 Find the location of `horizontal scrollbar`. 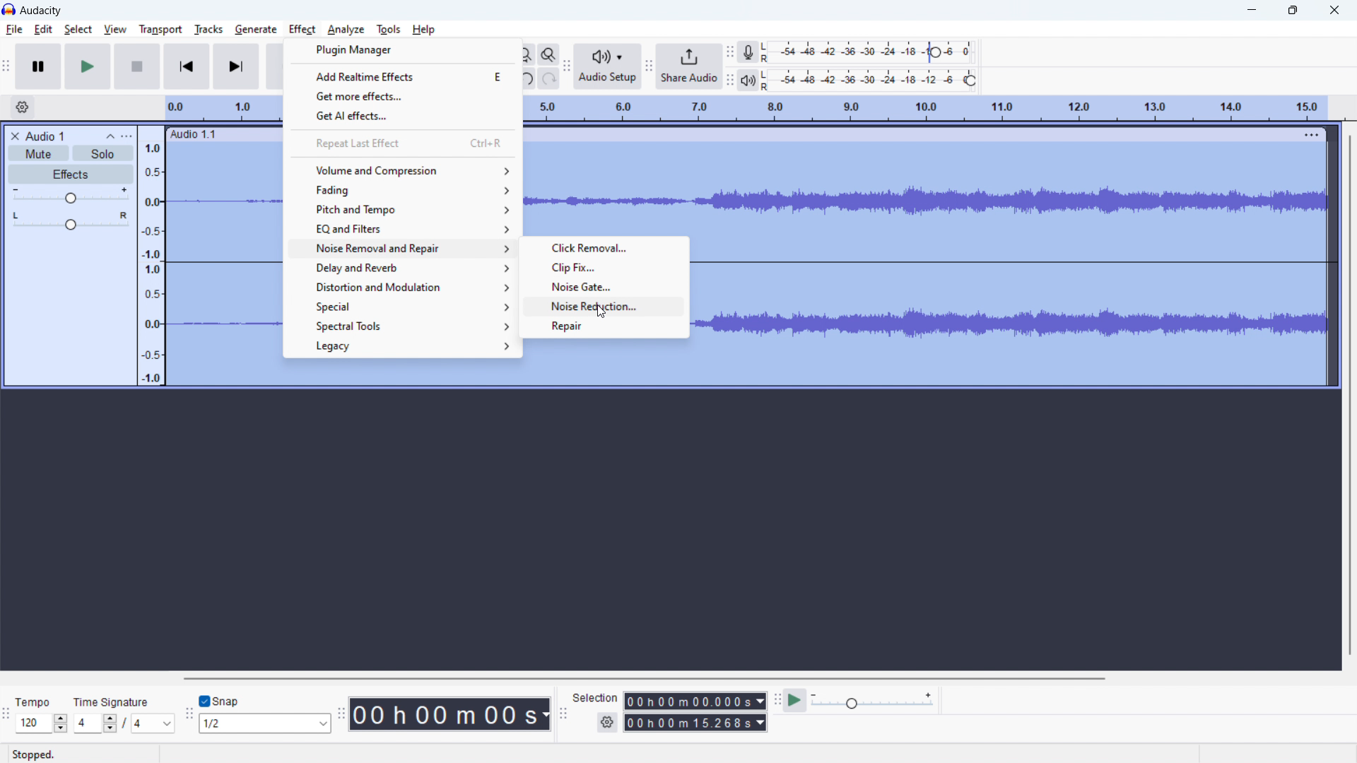

horizontal scrollbar is located at coordinates (645, 679).